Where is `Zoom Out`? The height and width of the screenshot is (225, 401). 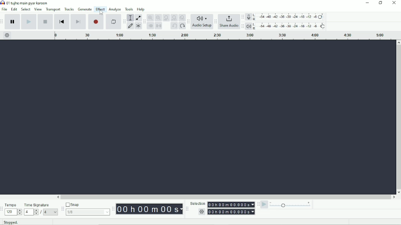
Zoom Out is located at coordinates (158, 17).